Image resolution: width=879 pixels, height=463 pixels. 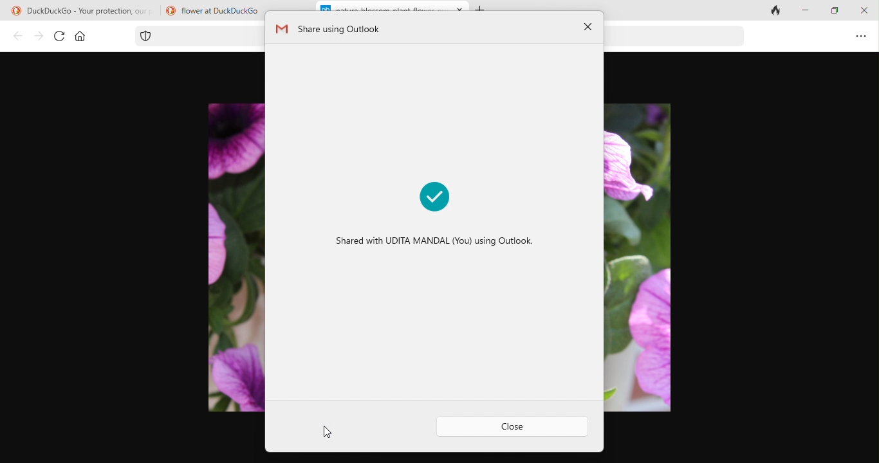 I want to click on close, so click(x=513, y=427).